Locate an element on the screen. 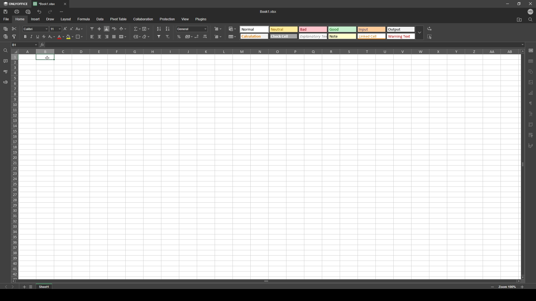 The height and width of the screenshot is (301, 536). scroll bar is located at coordinates (268, 281).